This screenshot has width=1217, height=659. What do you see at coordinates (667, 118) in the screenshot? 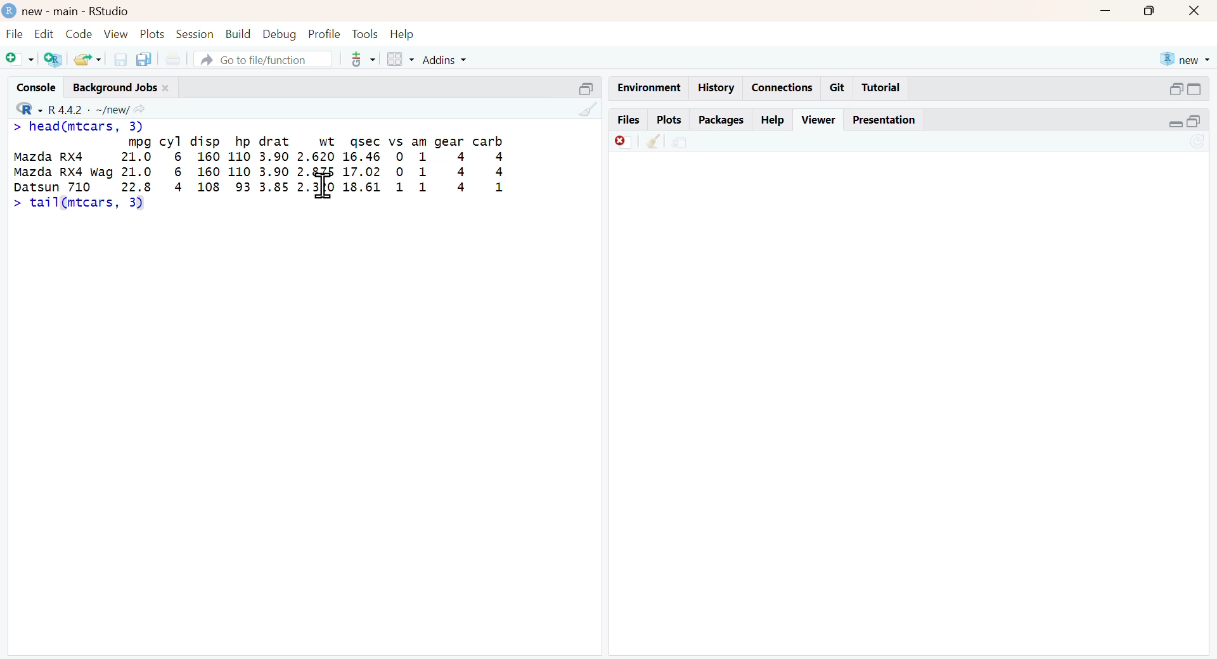
I see `Plots` at bounding box center [667, 118].